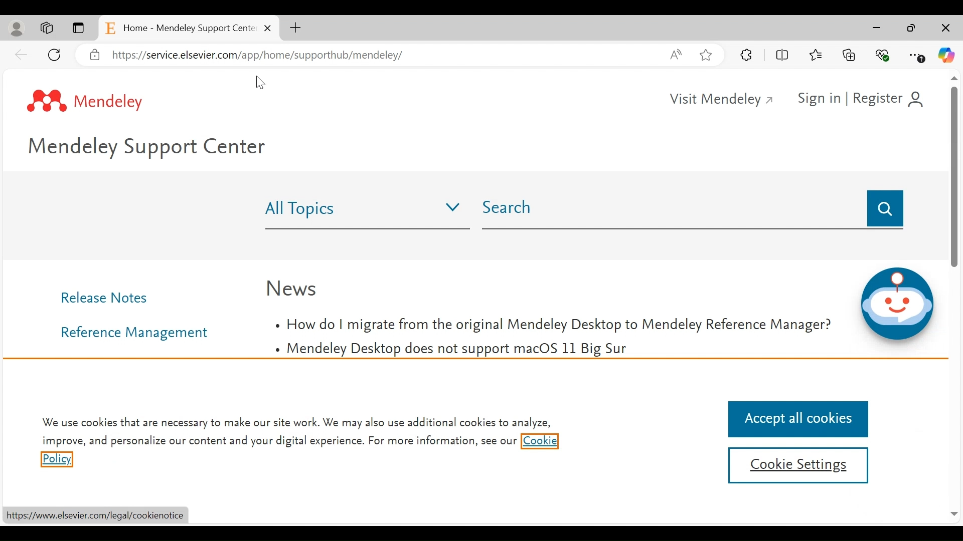 Image resolution: width=963 pixels, height=541 pixels. Describe the element at coordinates (890, 97) in the screenshot. I see `Register` at that location.